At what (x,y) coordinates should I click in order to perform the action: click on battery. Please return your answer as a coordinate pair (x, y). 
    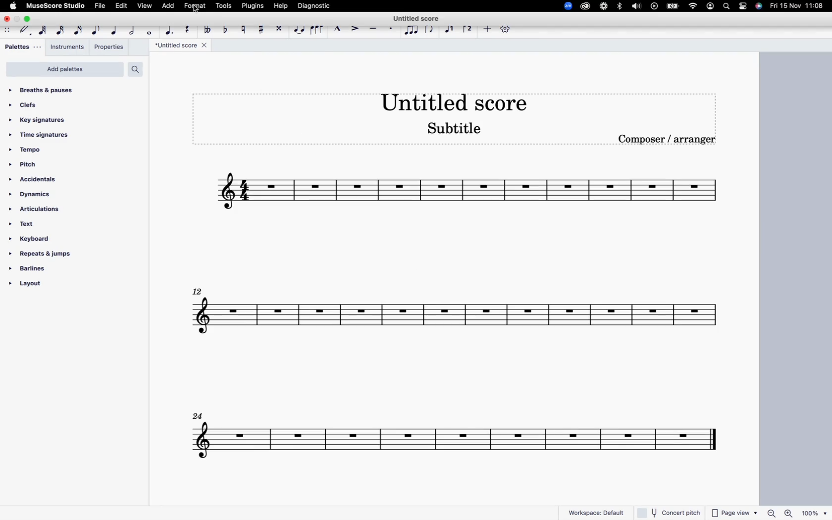
    Looking at the image, I should click on (674, 8).